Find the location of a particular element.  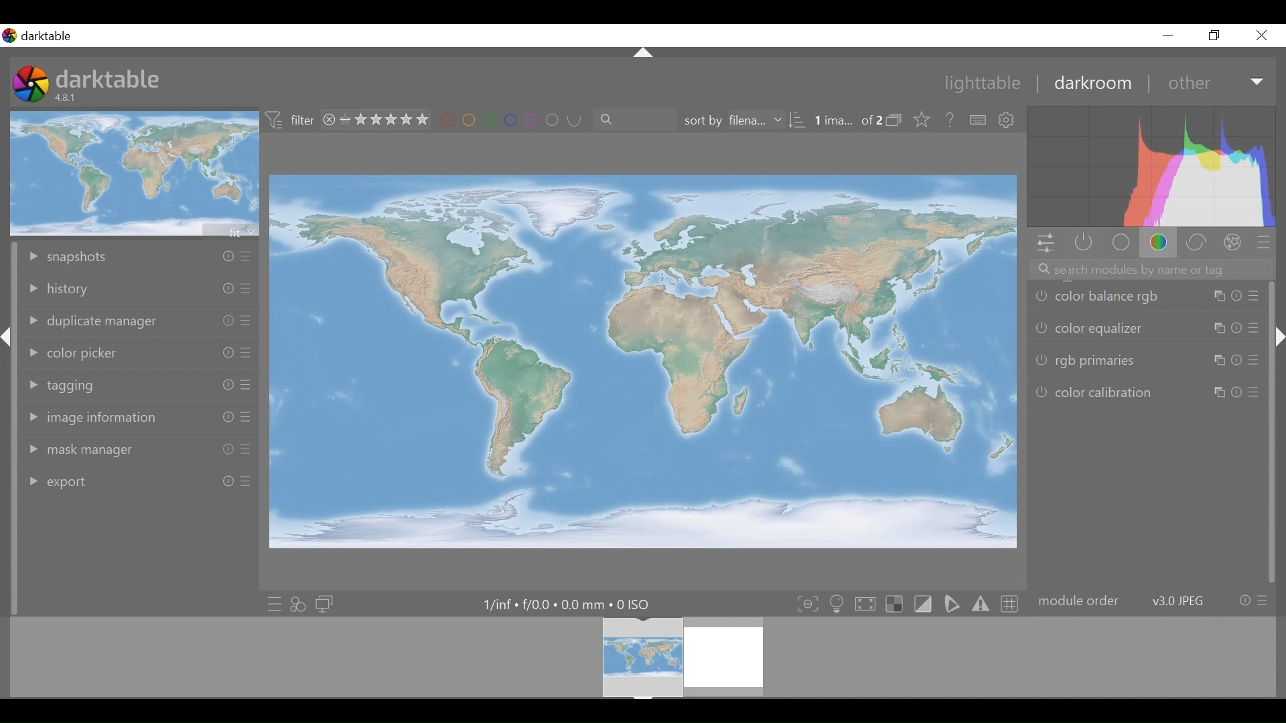

hide is located at coordinates (1275, 335).